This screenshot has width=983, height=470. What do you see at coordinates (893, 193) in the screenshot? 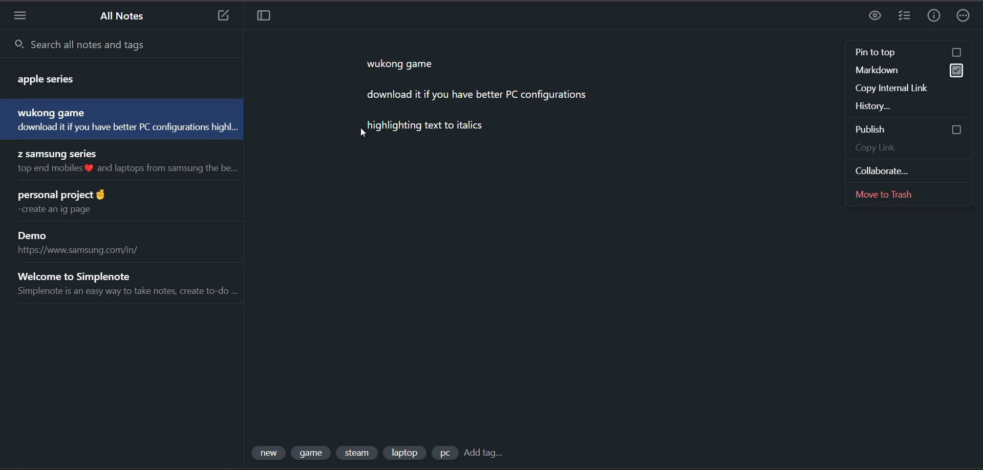
I see `move to trash` at bounding box center [893, 193].